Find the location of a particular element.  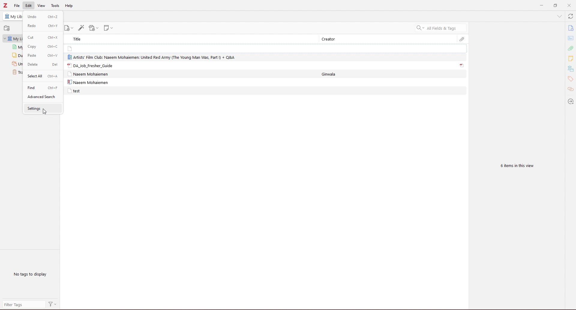

select all is located at coordinates (42, 76).